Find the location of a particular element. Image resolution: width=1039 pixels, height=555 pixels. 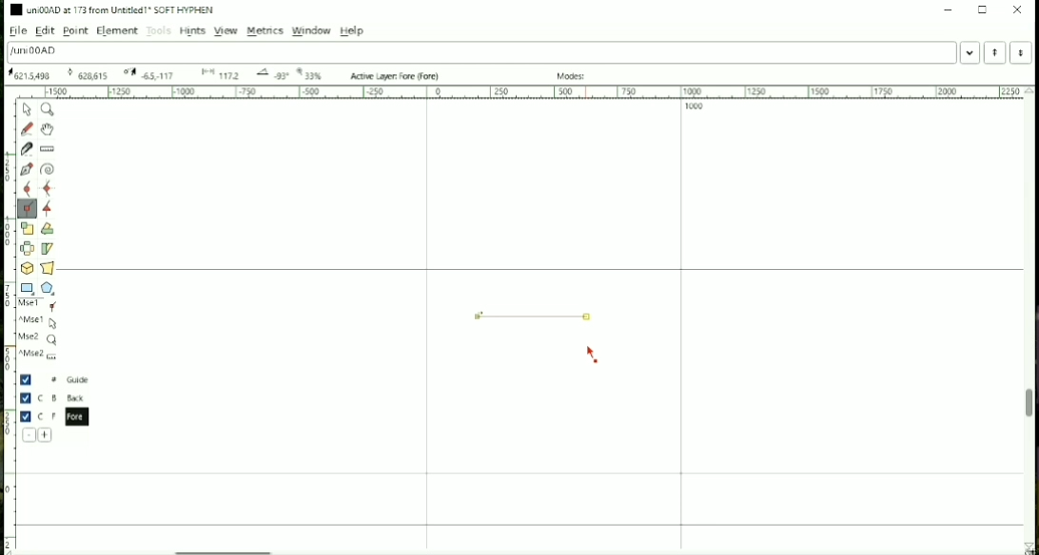

Hints is located at coordinates (192, 32).